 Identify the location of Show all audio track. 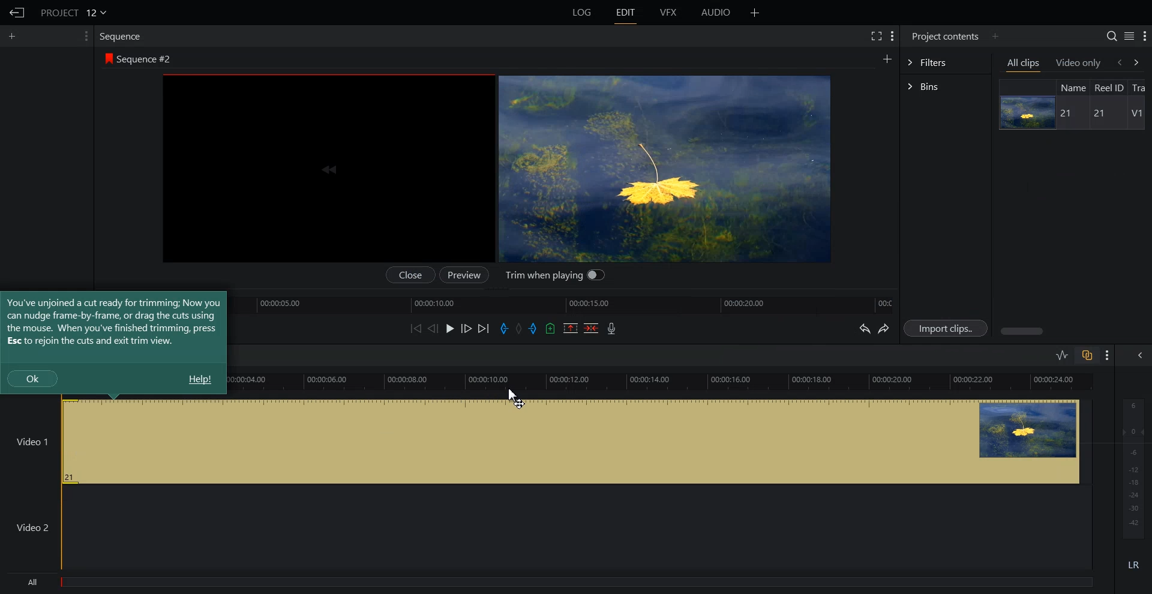
(1141, 355).